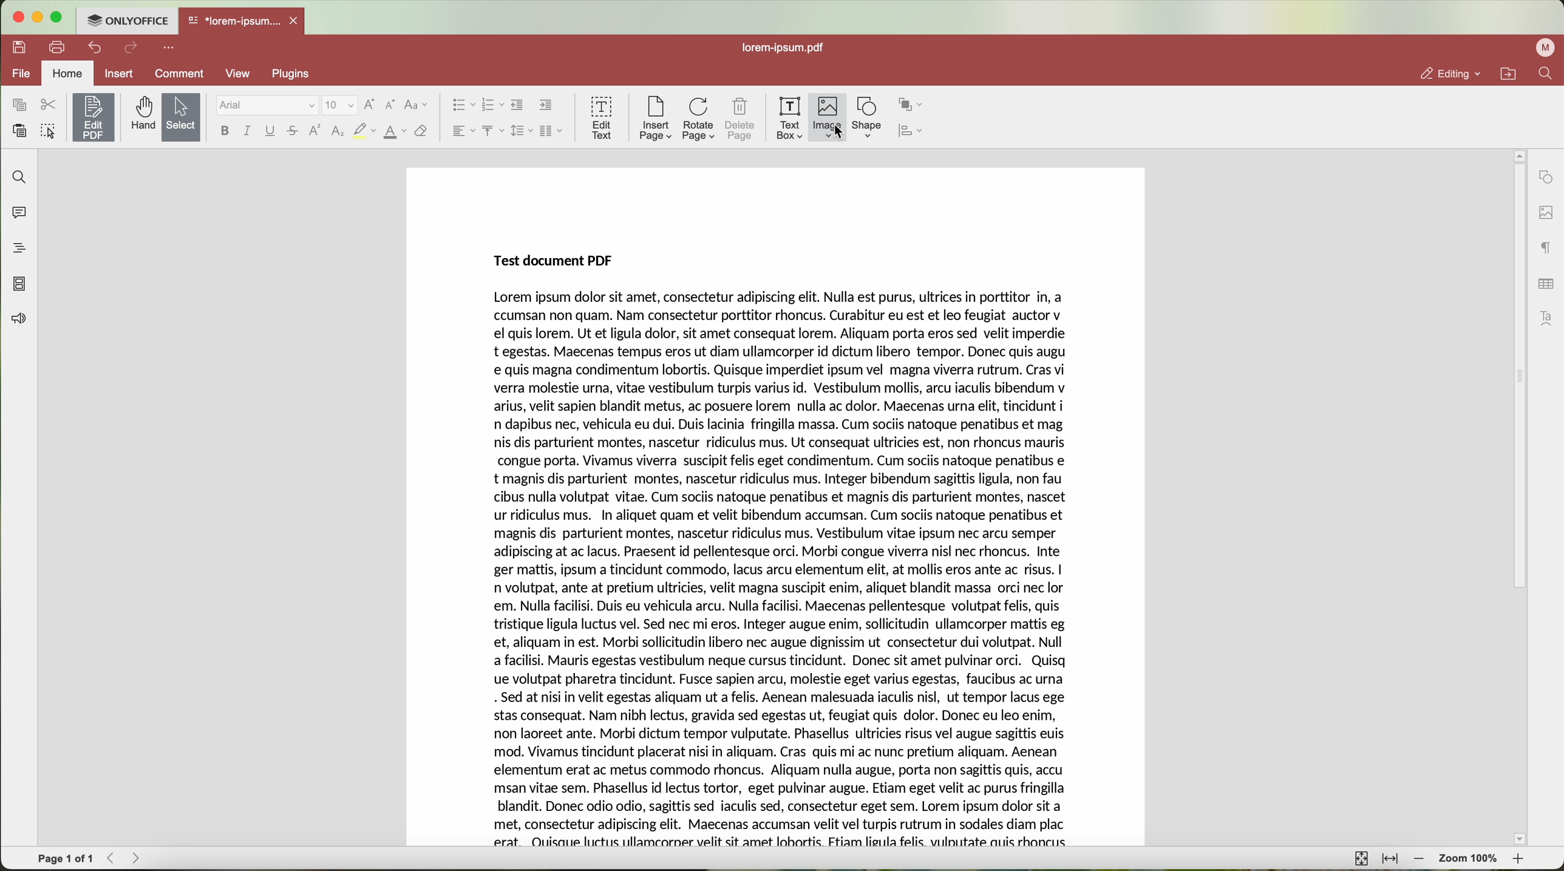 Image resolution: width=1564 pixels, height=871 pixels. I want to click on profile, so click(1548, 47).